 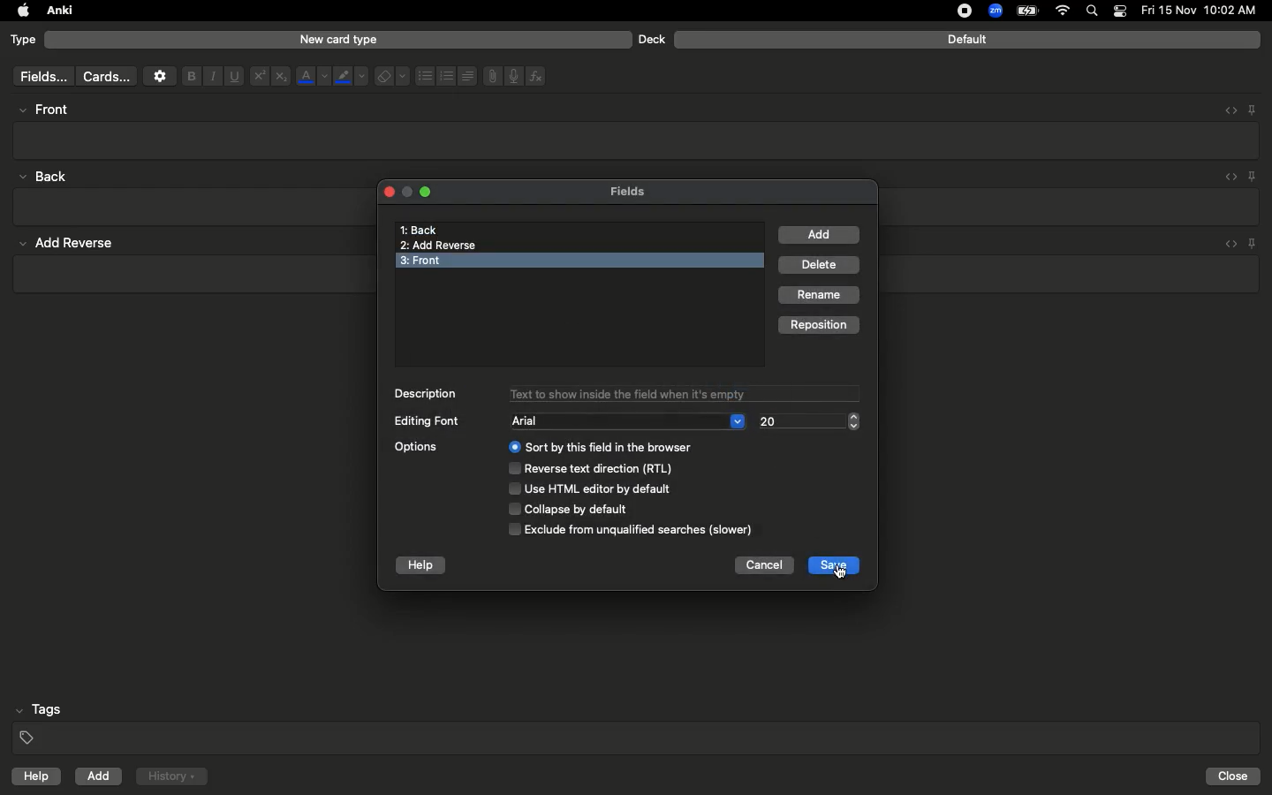 I want to click on Embed, so click(x=1227, y=178).